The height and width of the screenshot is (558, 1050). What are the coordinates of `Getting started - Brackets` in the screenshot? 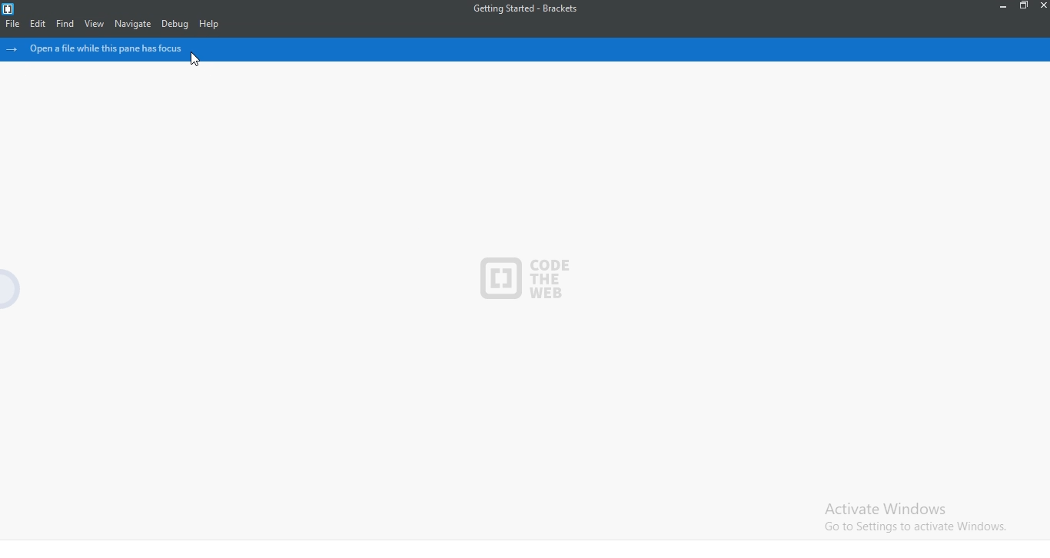 It's located at (538, 8).